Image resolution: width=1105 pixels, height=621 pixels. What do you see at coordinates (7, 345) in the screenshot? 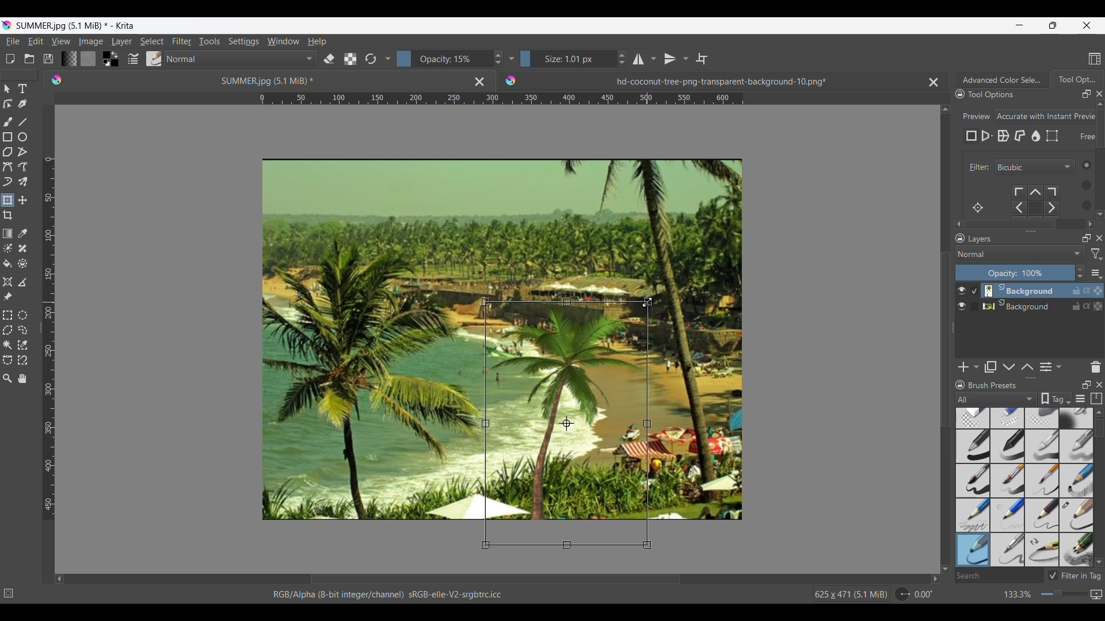
I see `Contiguous selection tool` at bounding box center [7, 345].